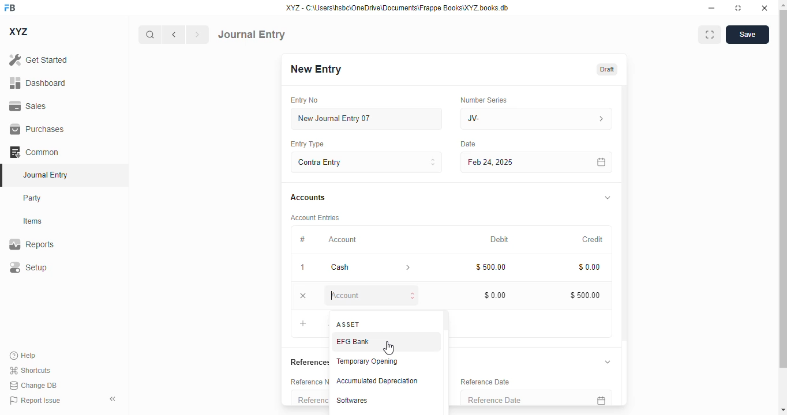 This screenshot has width=787, height=415. What do you see at coordinates (627, 245) in the screenshot?
I see `vertical scroll bar` at bounding box center [627, 245].